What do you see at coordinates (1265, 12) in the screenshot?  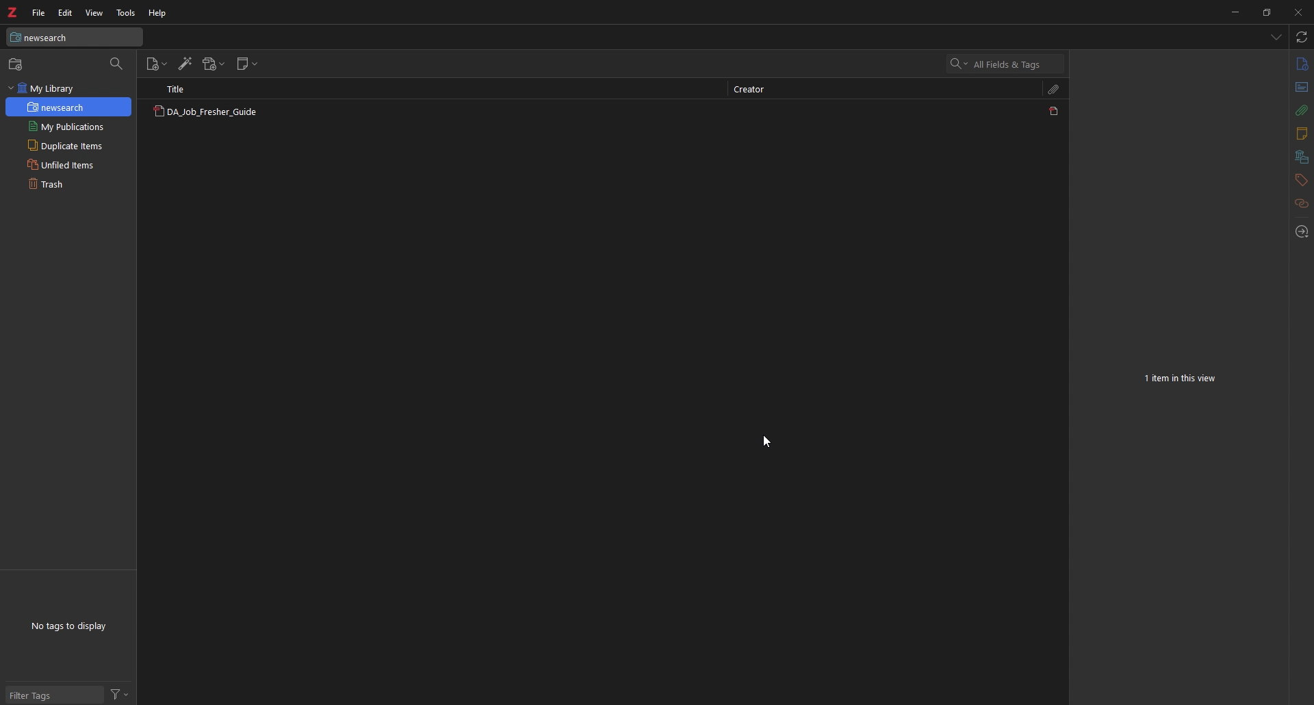 I see `resize` at bounding box center [1265, 12].